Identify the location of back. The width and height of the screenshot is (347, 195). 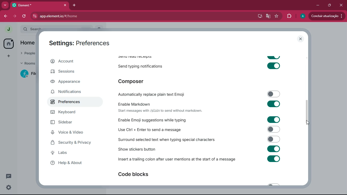
(6, 16).